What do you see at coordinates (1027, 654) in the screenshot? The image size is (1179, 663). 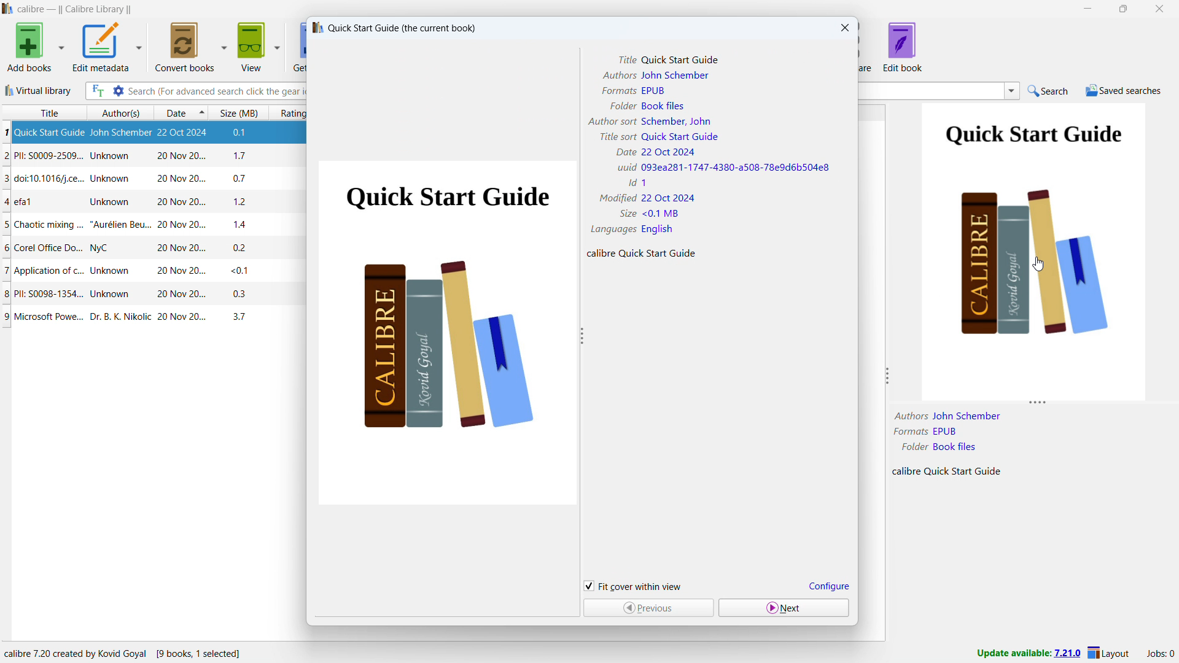 I see `update available ` at bounding box center [1027, 654].